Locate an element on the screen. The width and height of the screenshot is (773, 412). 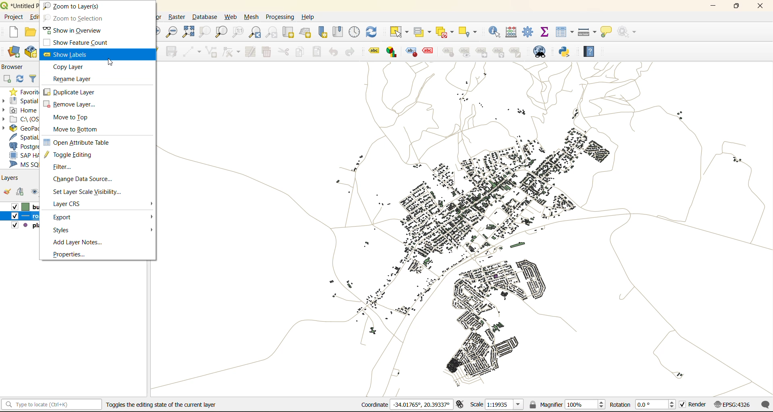
identify features is located at coordinates (494, 33).